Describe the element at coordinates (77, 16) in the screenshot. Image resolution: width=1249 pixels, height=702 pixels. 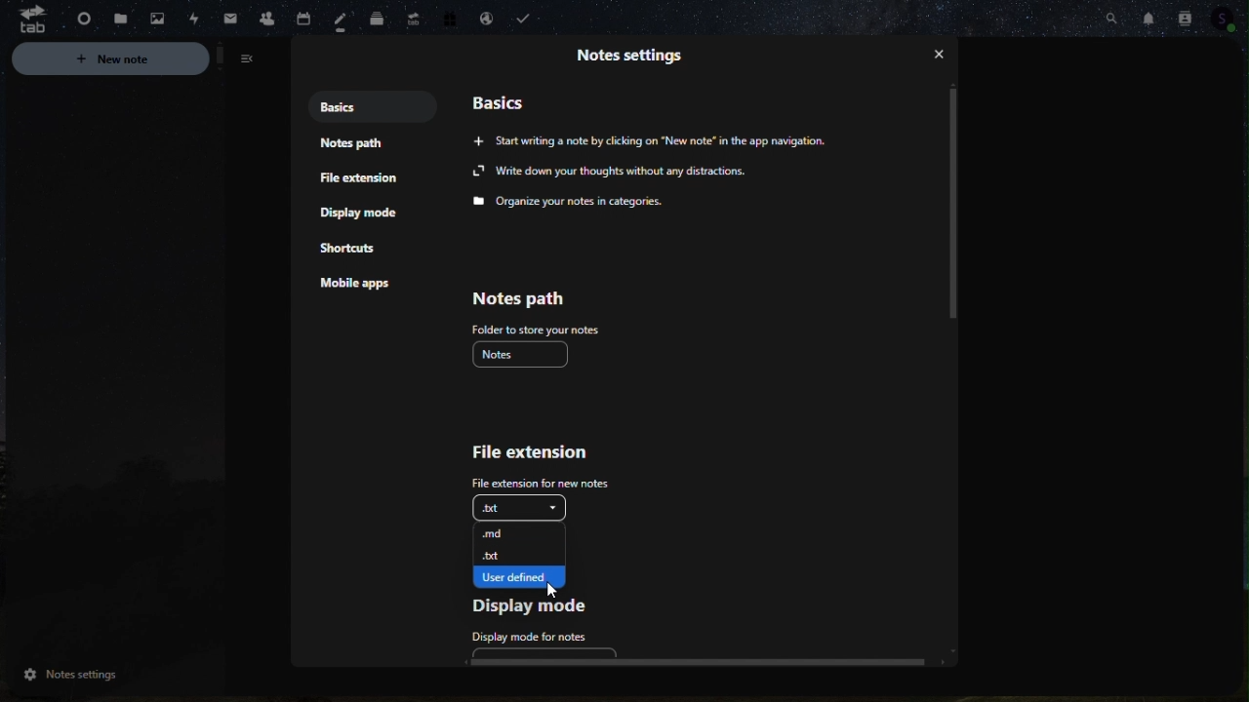
I see `dashboard` at that location.